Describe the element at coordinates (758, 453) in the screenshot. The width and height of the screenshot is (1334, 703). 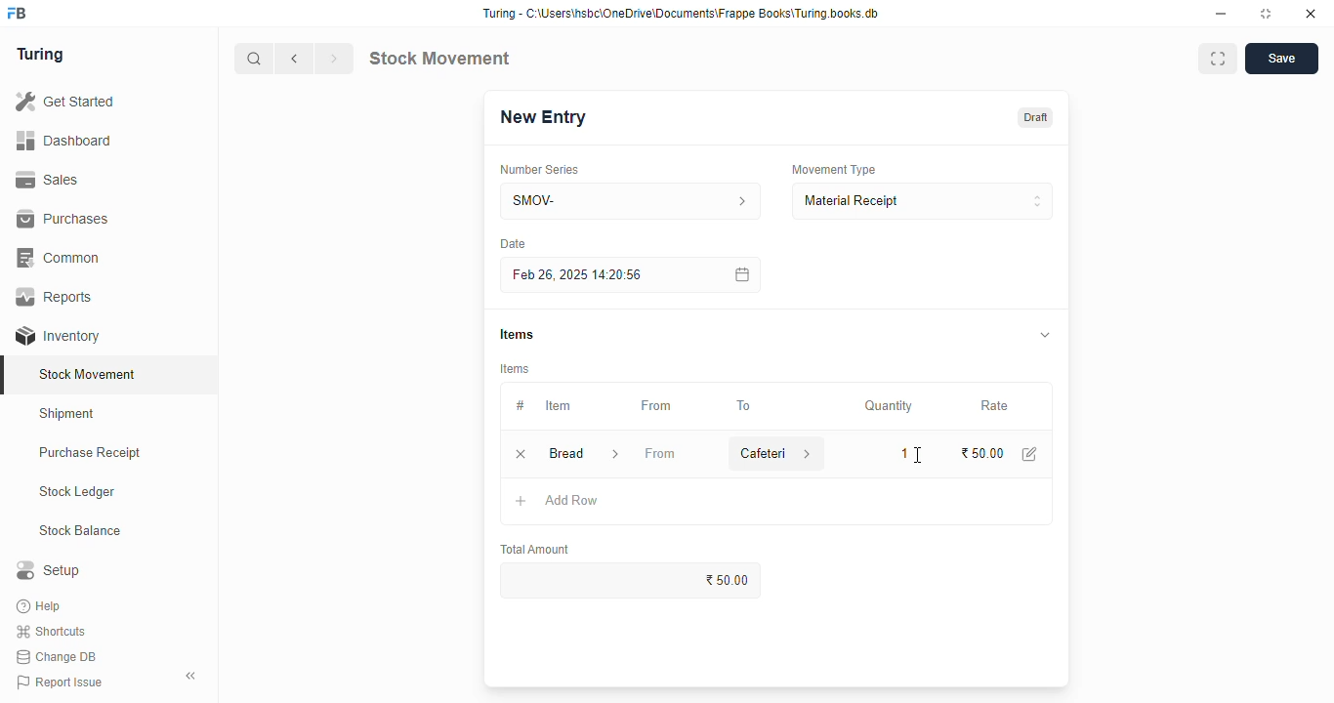
I see `cafeteria` at that location.